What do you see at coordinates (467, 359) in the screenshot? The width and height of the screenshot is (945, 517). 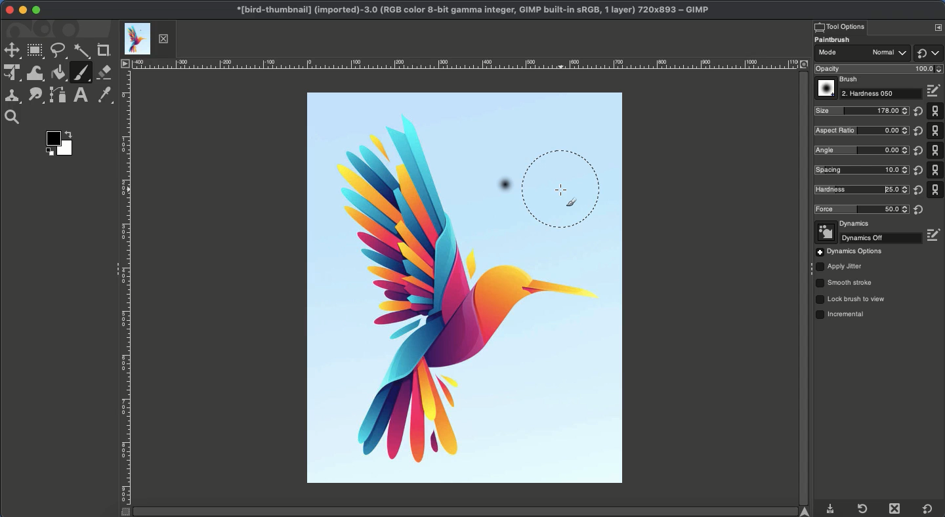 I see `Image` at bounding box center [467, 359].